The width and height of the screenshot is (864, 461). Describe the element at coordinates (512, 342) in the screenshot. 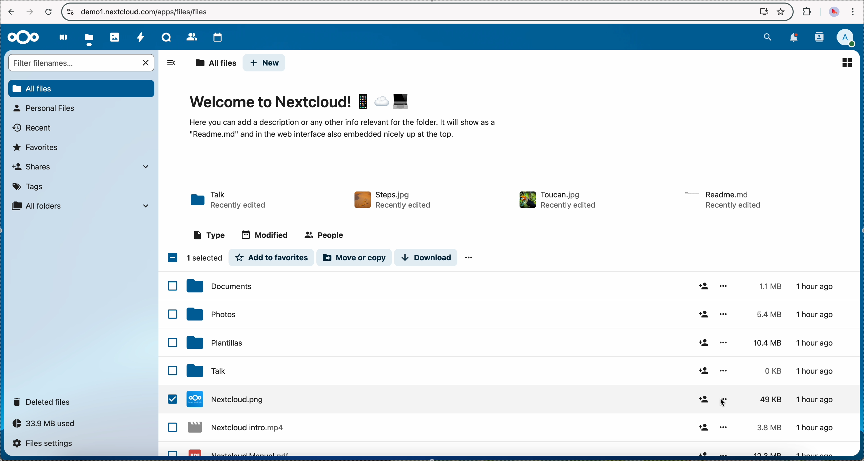

I see `templates` at that location.